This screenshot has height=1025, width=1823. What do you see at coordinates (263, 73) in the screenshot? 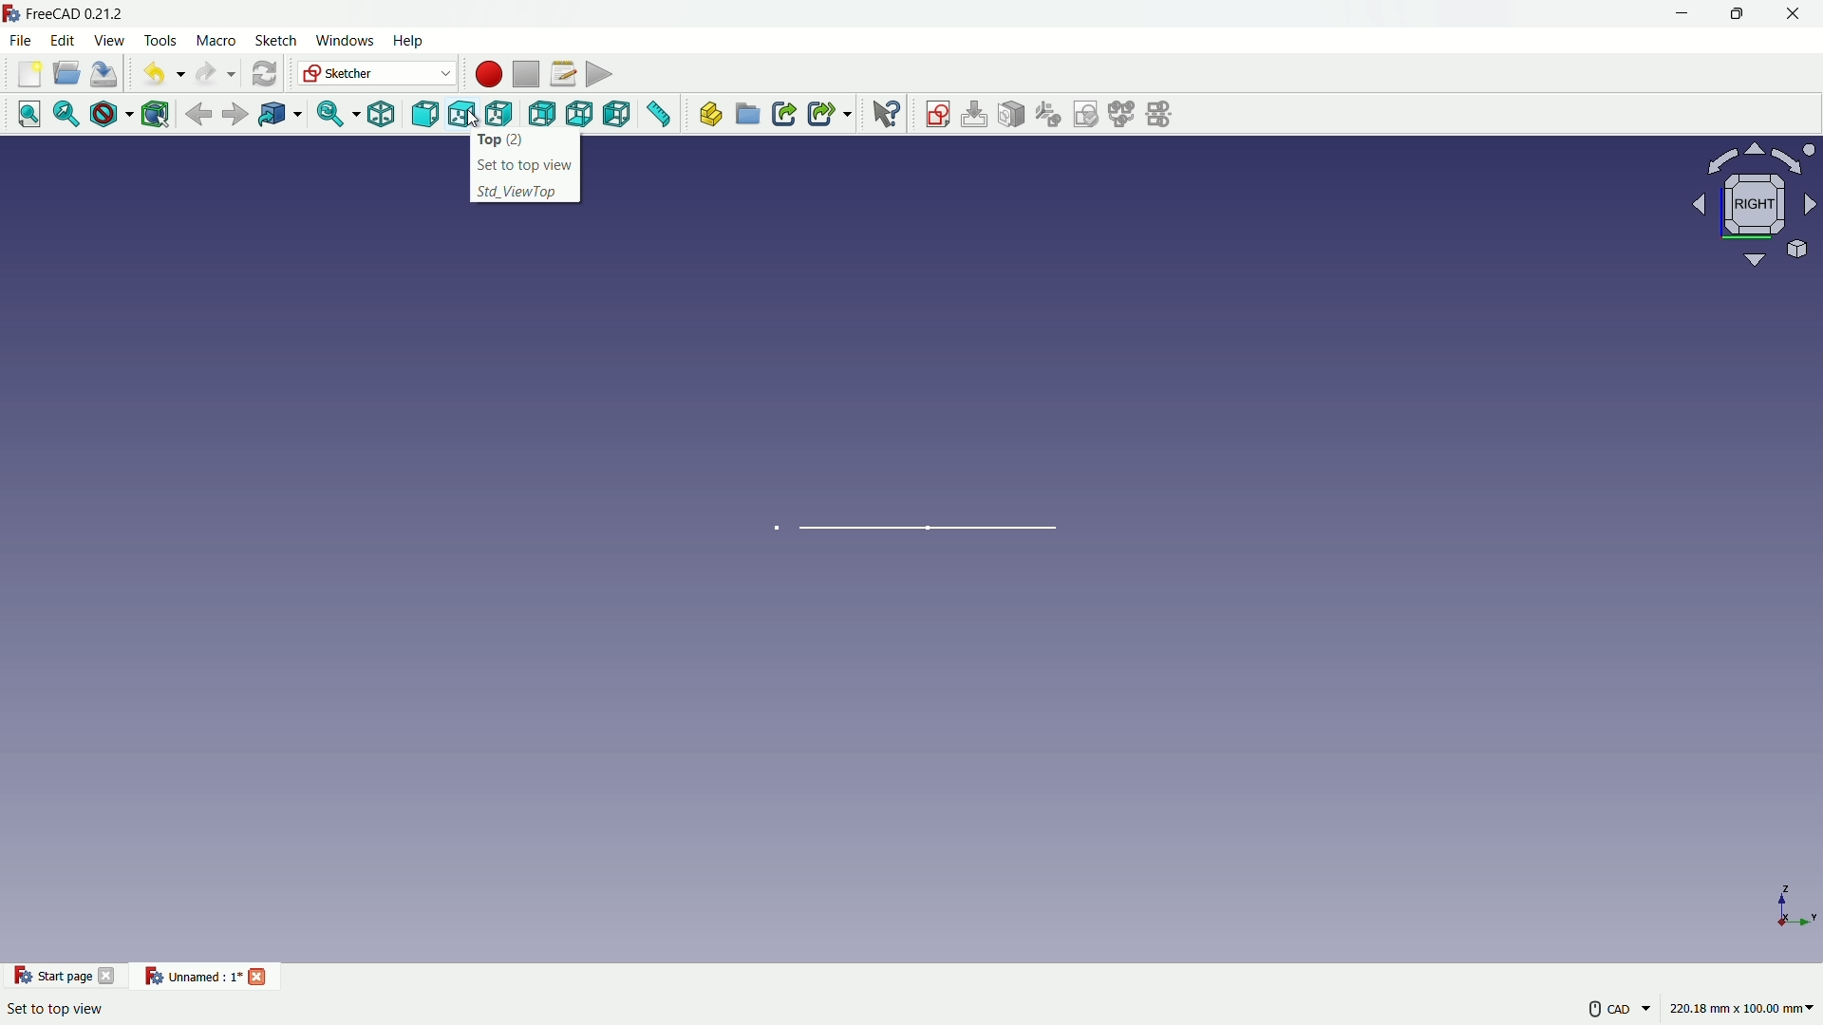
I see `refresh` at bounding box center [263, 73].